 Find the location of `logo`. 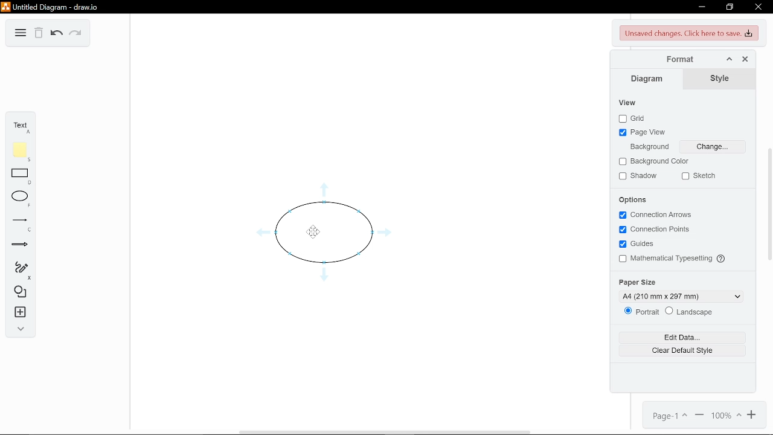

logo is located at coordinates (6, 7).